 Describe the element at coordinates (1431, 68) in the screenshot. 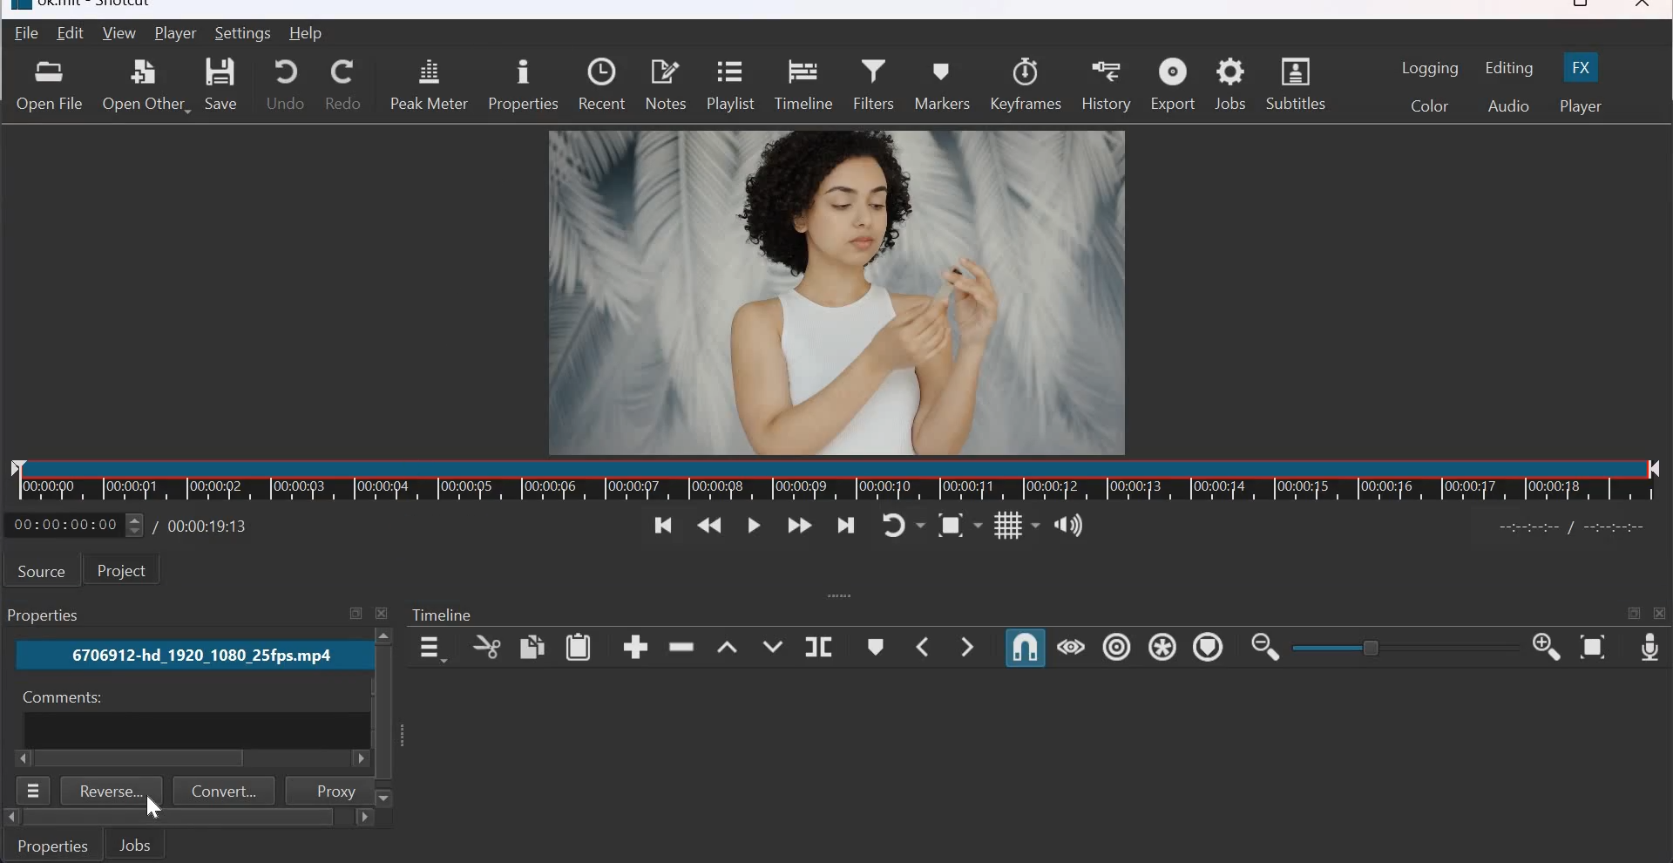

I see `Logging` at that location.